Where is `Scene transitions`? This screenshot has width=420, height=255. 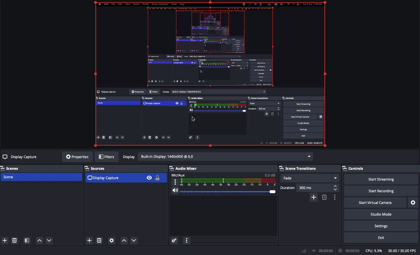
Scene transitions is located at coordinates (309, 168).